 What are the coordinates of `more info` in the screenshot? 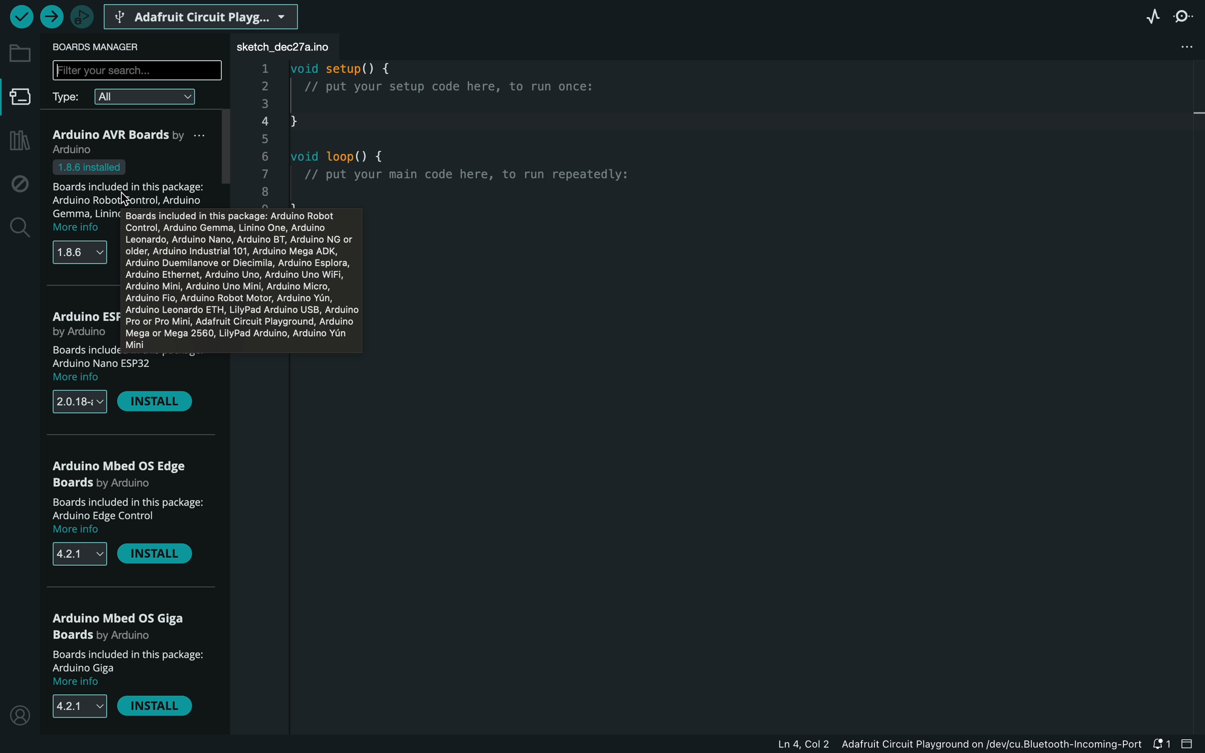 It's located at (81, 378).